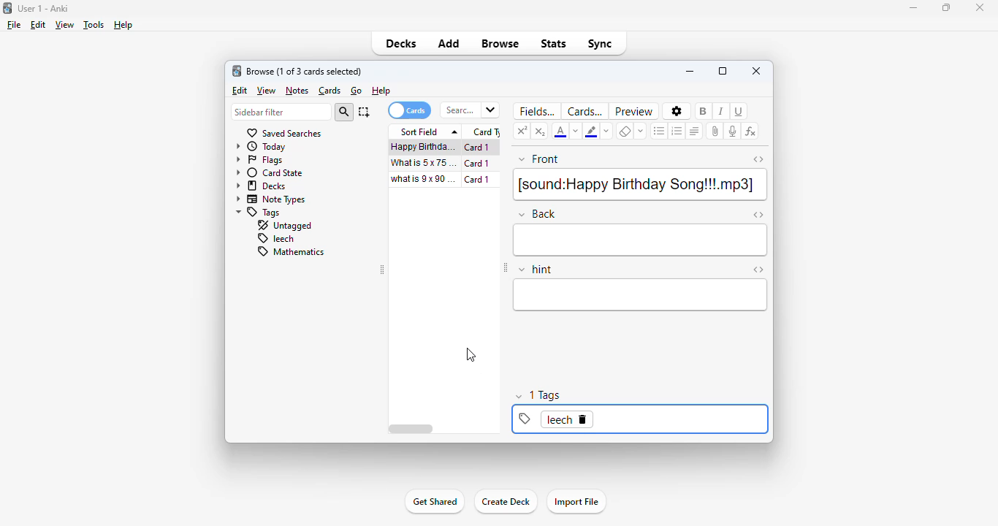  I want to click on underline, so click(740, 111).